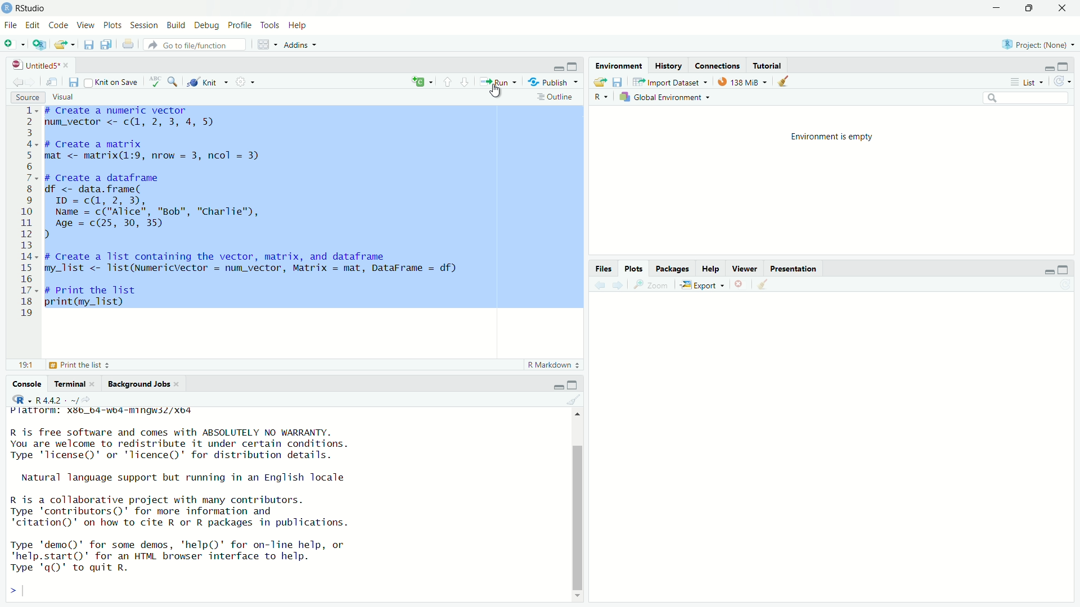 The height and width of the screenshot is (607, 1080). I want to click on print, so click(129, 45).